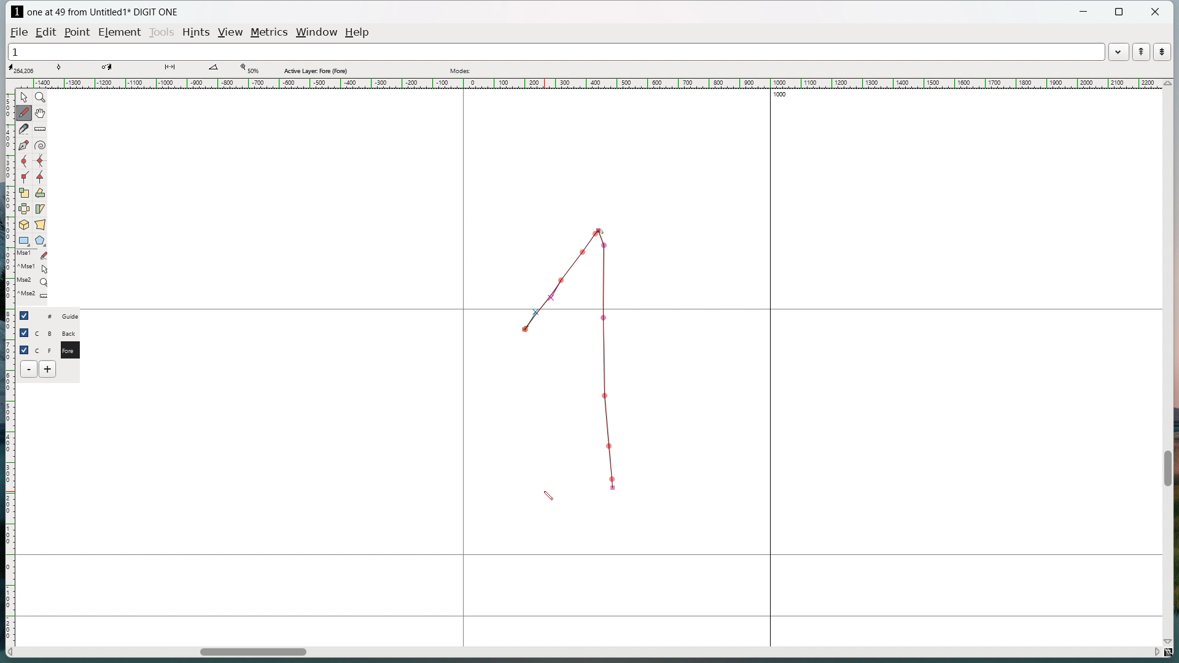  What do you see at coordinates (58, 349) in the screenshot?
I see `C F Fore` at bounding box center [58, 349].